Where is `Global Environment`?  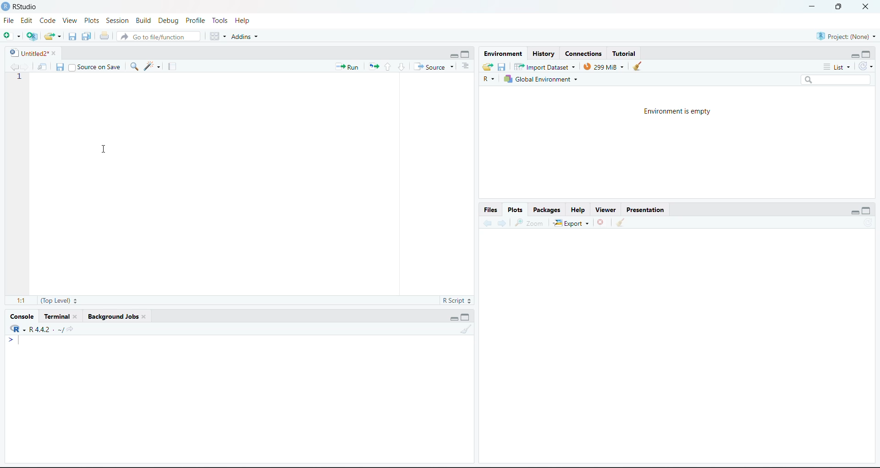 Global Environment is located at coordinates (540, 79).